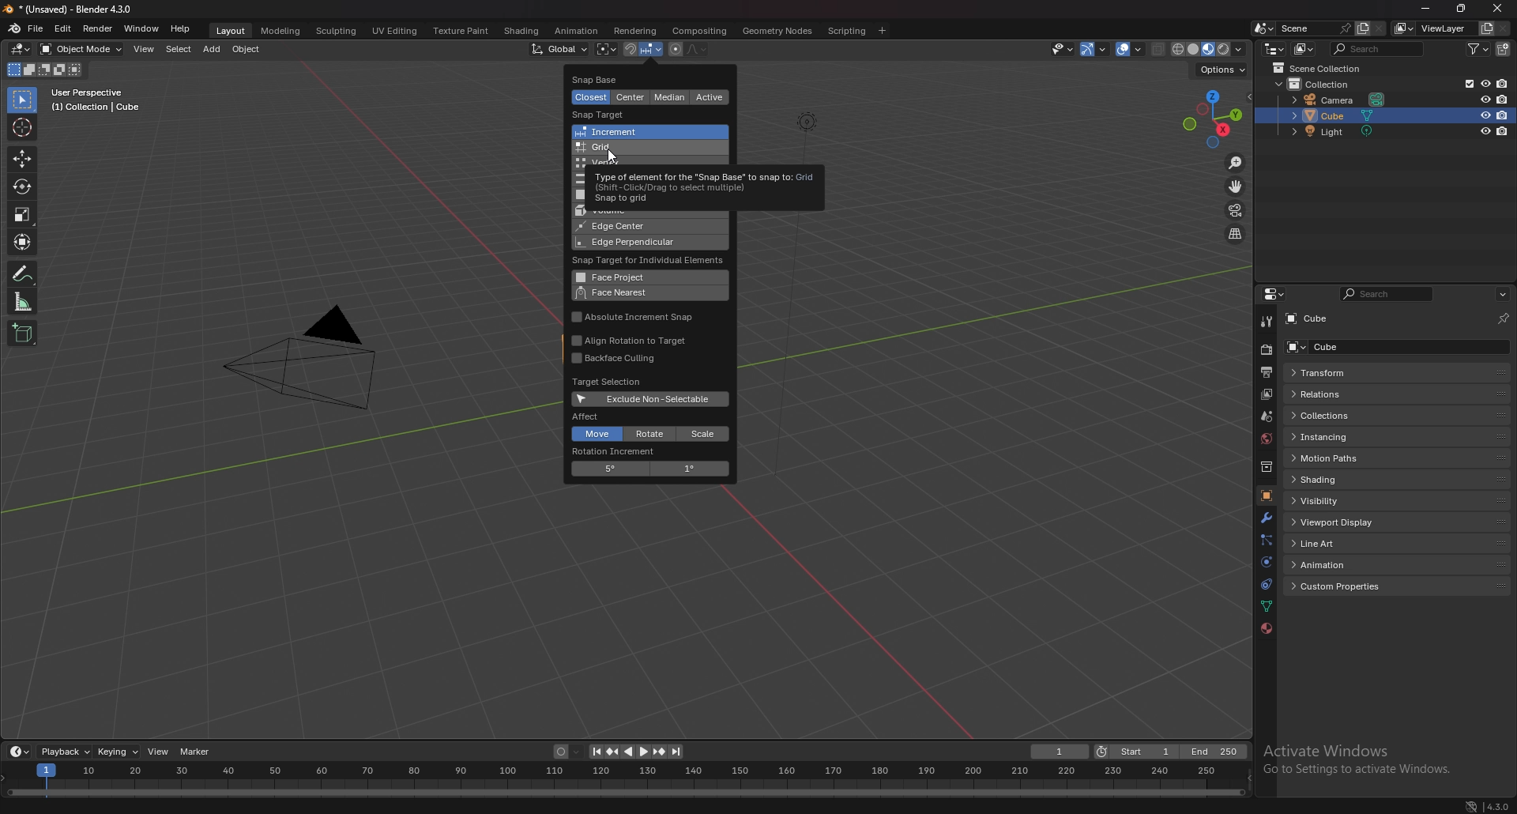 This screenshot has width=1517, height=814. I want to click on help, so click(182, 28).